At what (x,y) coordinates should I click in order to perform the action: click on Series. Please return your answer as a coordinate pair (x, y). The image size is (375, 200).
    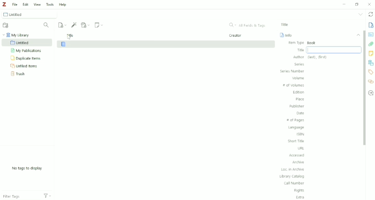
    Looking at the image, I should click on (300, 64).